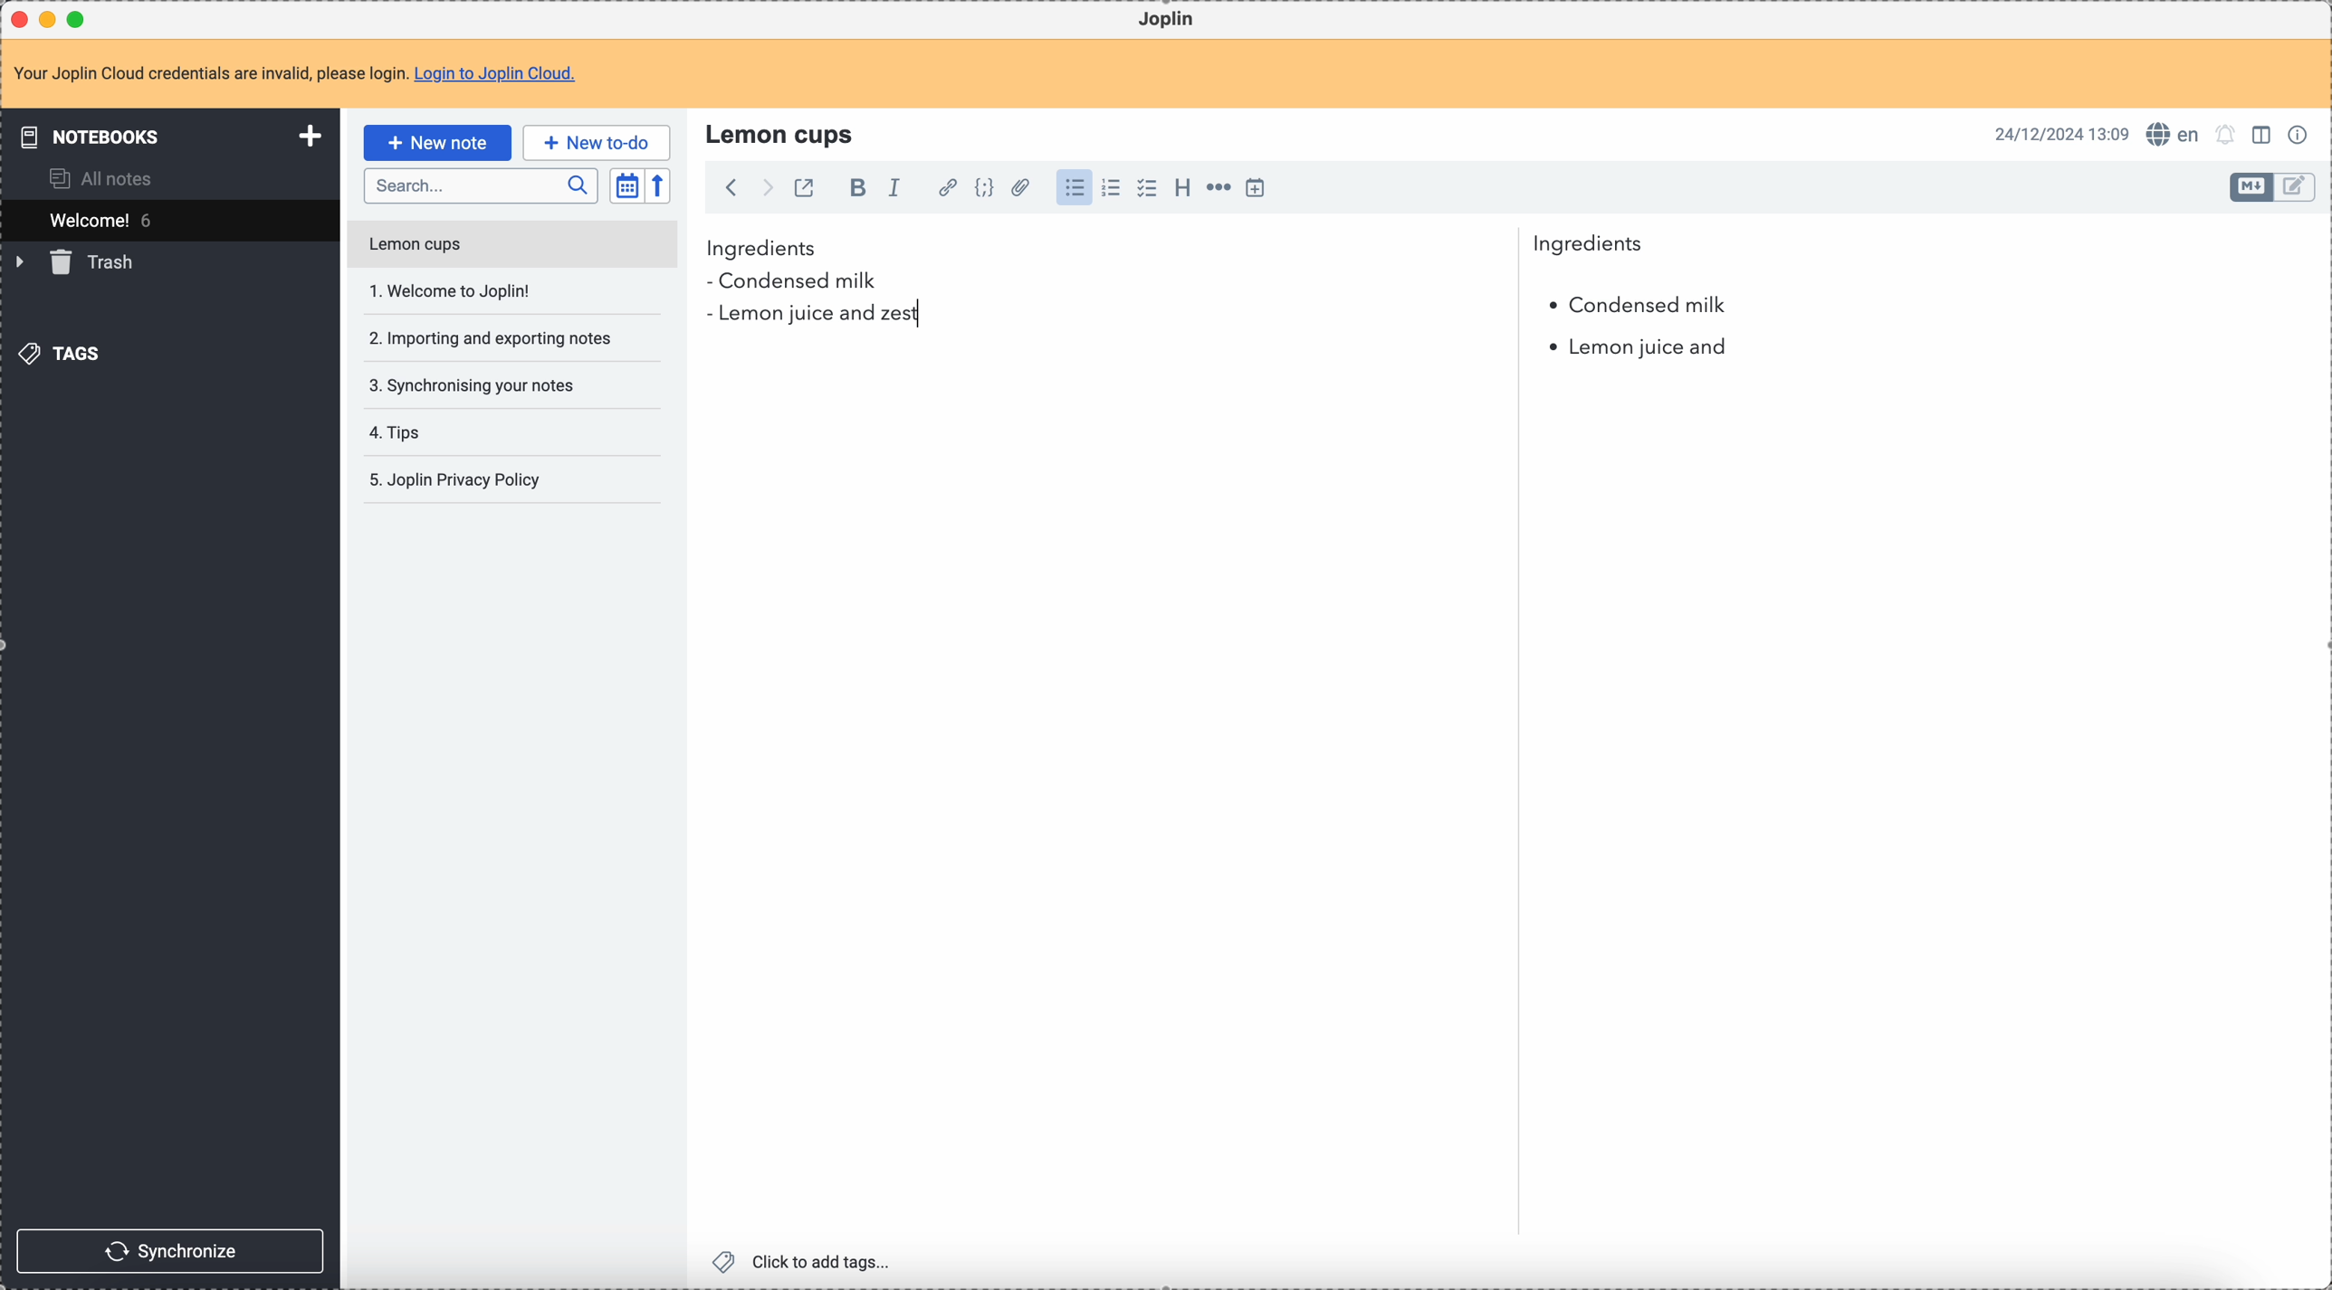 The height and width of the screenshot is (1290, 2332). What do you see at coordinates (2264, 133) in the screenshot?
I see `toggle edit layout` at bounding box center [2264, 133].